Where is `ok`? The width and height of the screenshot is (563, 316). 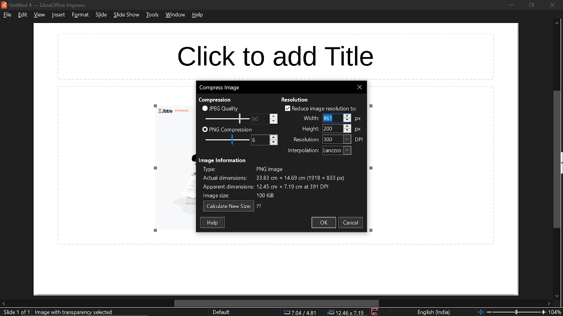
ok is located at coordinates (325, 223).